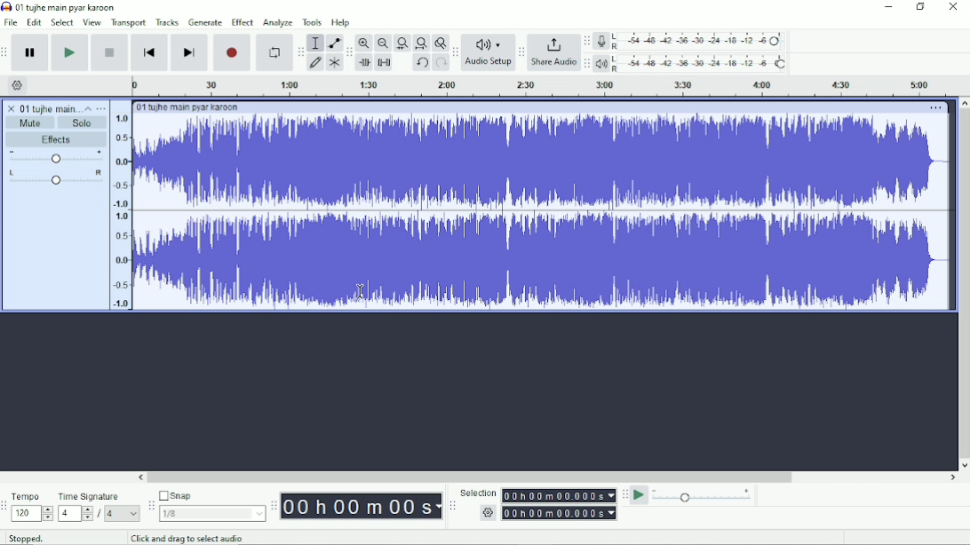 The height and width of the screenshot is (545, 970). Describe the element at coordinates (382, 43) in the screenshot. I see `Zoom Out` at that location.